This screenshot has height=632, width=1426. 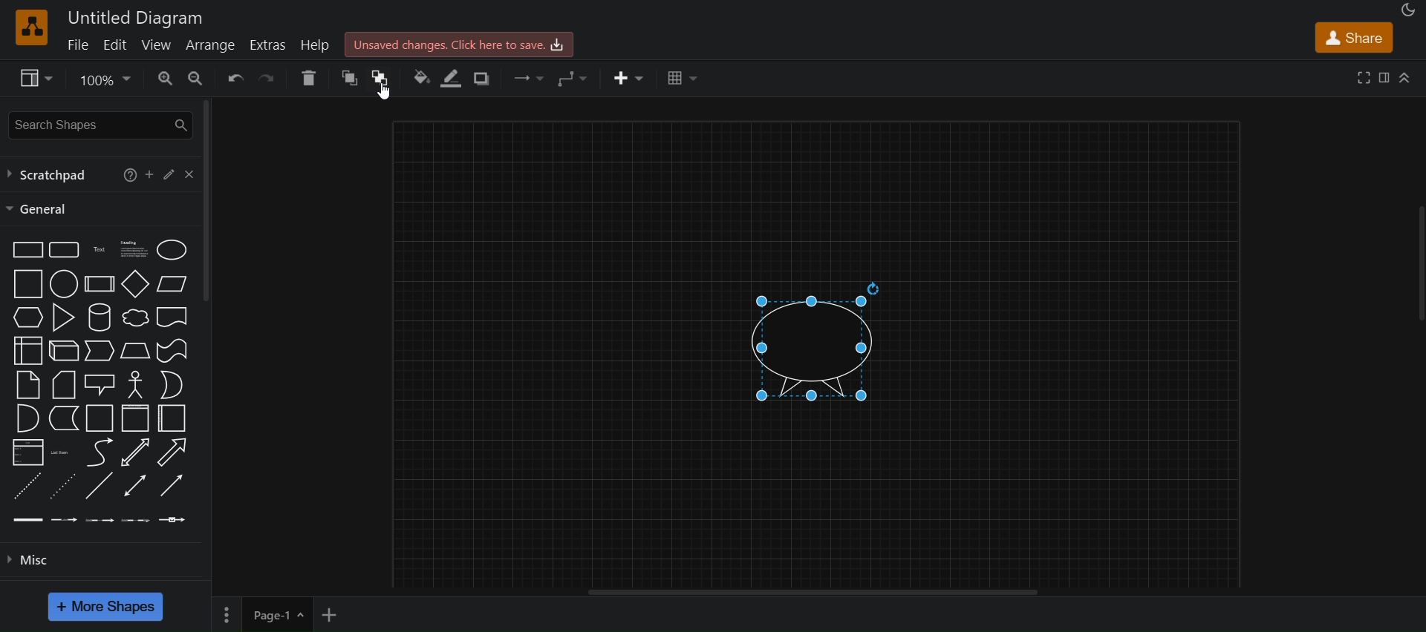 I want to click on diamond, so click(x=135, y=284).